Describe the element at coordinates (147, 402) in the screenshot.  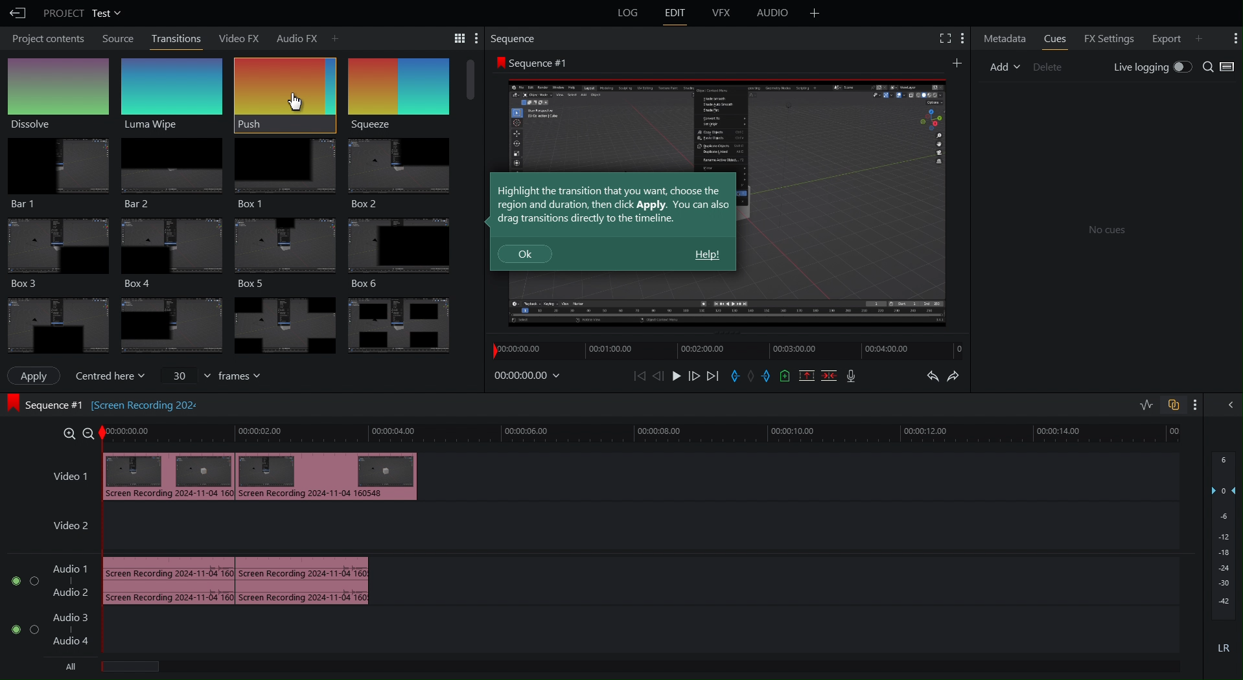
I see `[Screen recording 202]` at that location.